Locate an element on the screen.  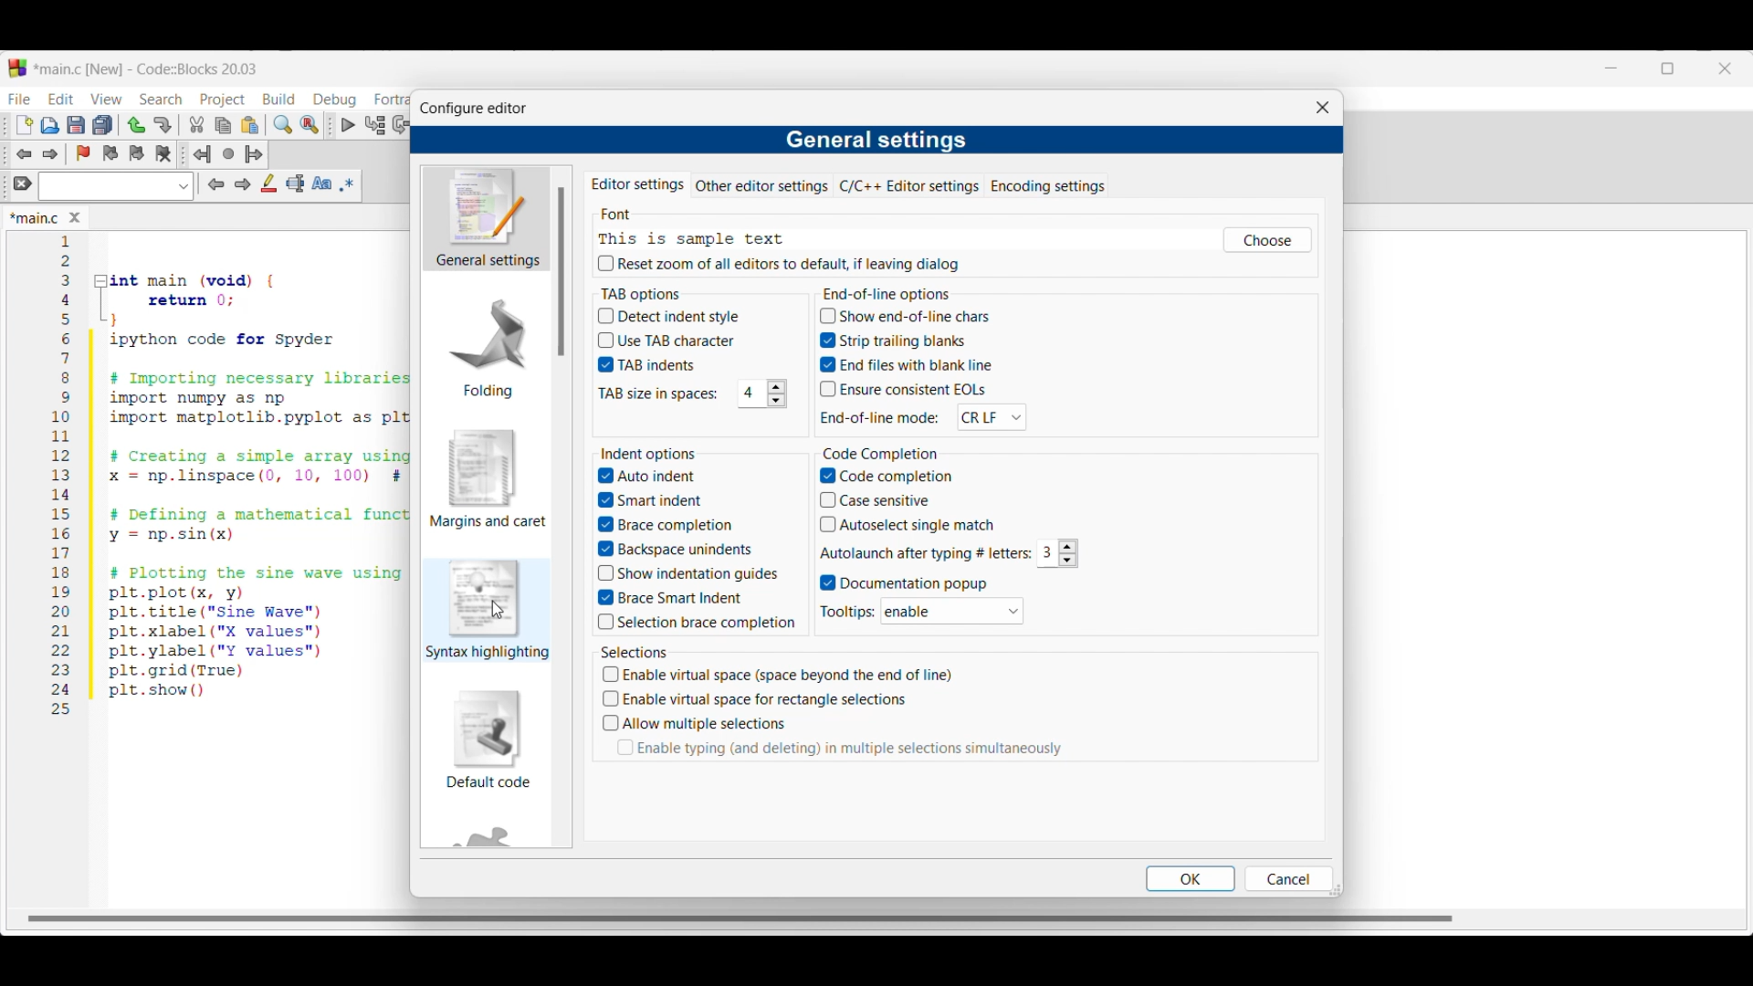
change dimentions is located at coordinates (1345, 888).